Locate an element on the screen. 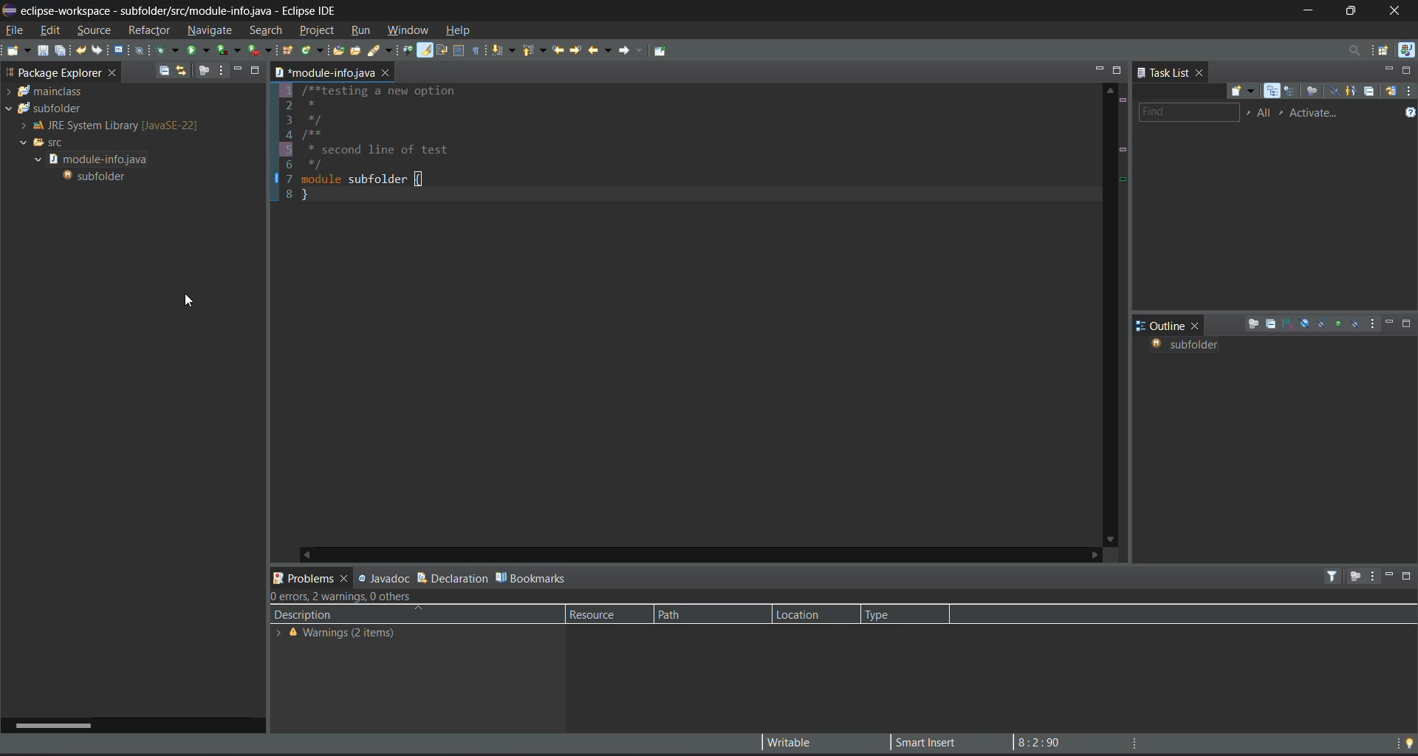  project is located at coordinates (317, 29).